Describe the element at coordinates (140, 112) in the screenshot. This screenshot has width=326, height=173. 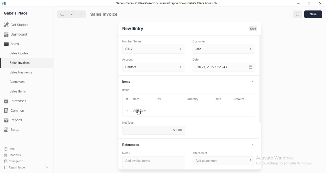
I see `Cursor` at that location.